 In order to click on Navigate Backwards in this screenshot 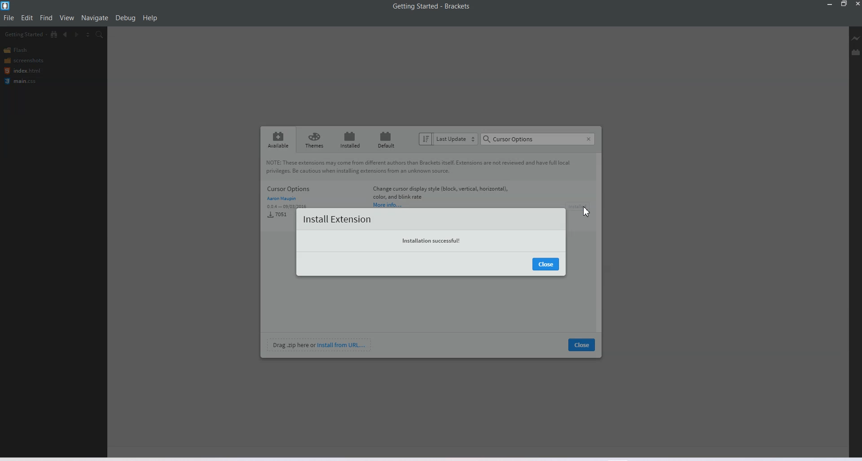, I will do `click(66, 35)`.